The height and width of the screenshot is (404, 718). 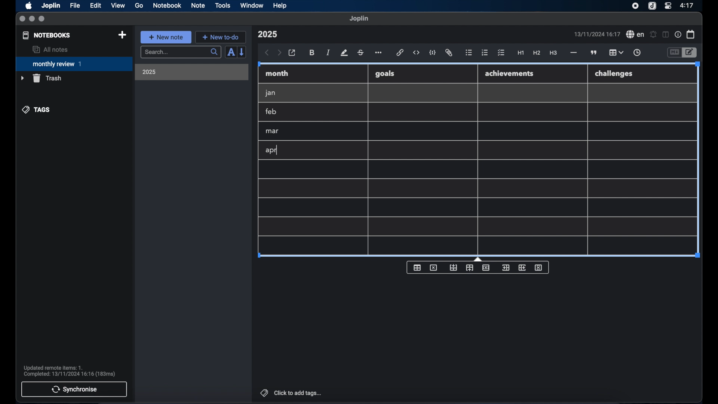 I want to click on notebook, so click(x=167, y=6).